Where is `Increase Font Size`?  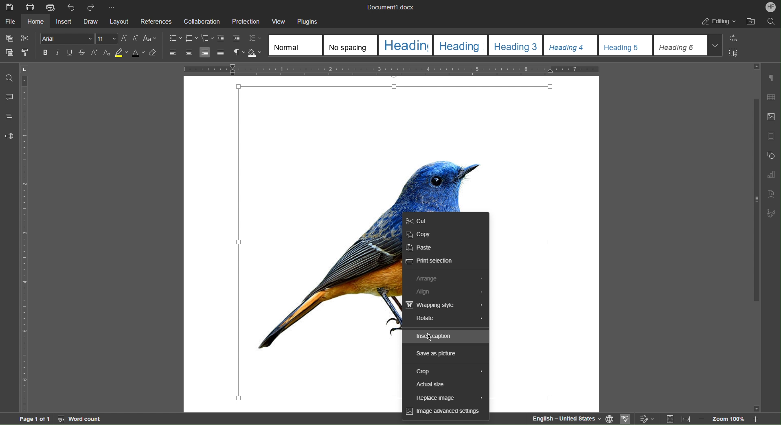
Increase Font Size is located at coordinates (125, 38).